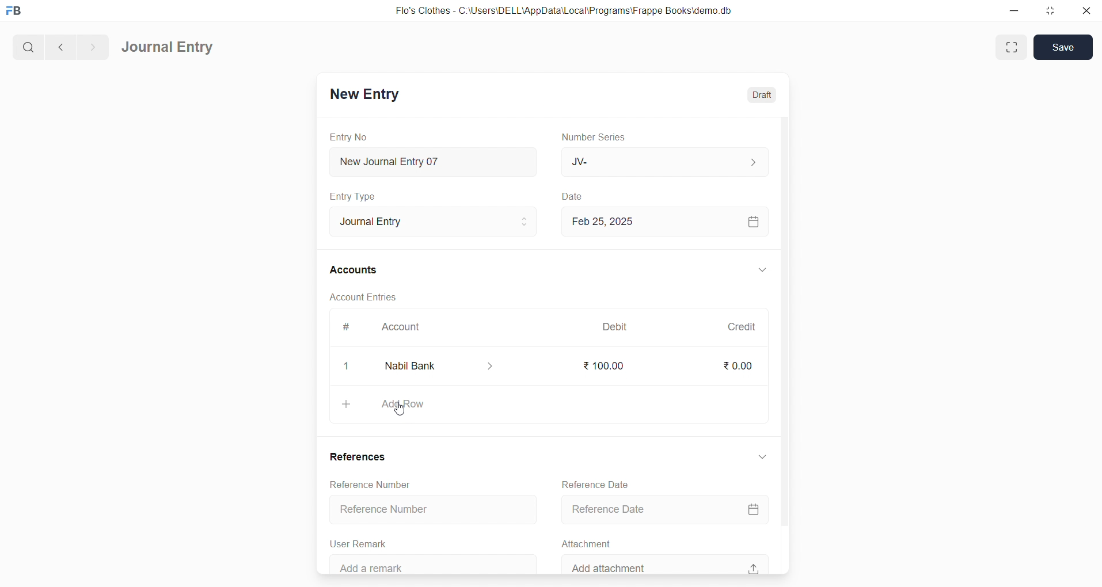 The height and width of the screenshot is (587, 1102). I want to click on closee, so click(347, 367).